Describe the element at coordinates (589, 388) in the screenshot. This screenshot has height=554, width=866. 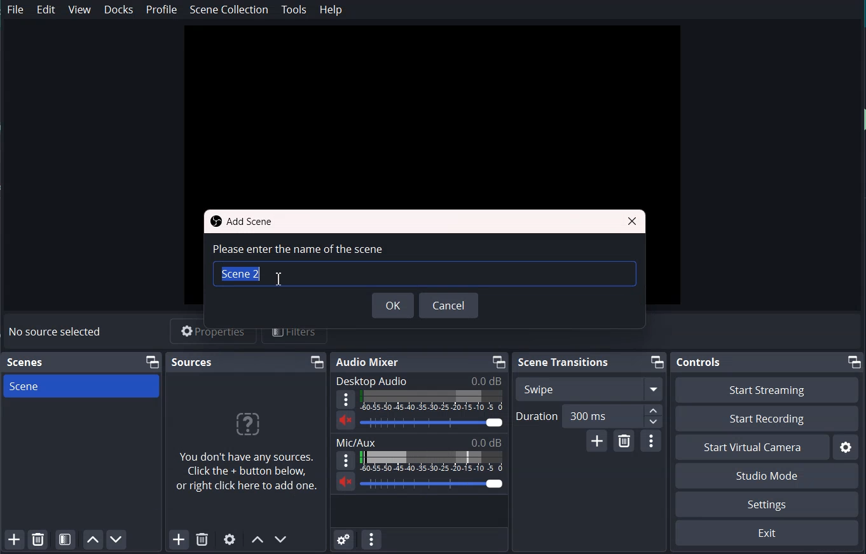
I see `Swipe` at that location.